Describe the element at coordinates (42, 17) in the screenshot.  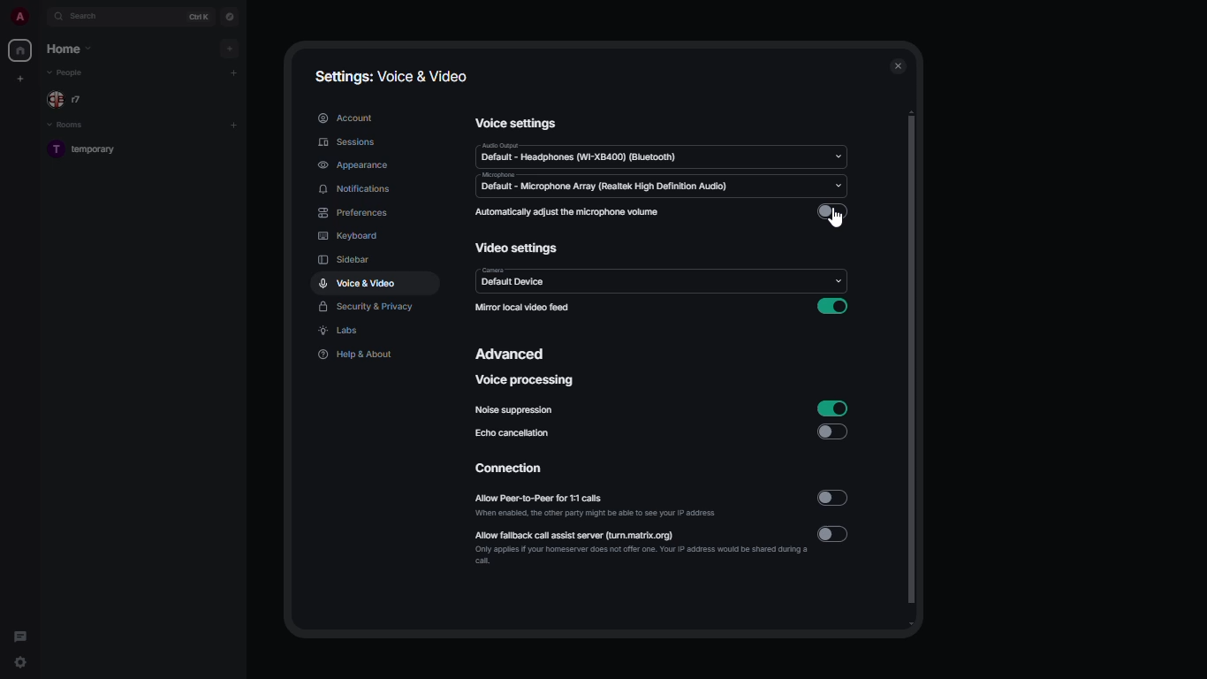
I see `expand` at that location.